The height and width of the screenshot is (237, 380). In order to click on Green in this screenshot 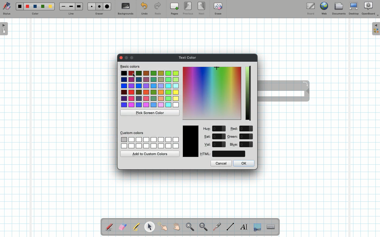, I will do `click(233, 137)`.